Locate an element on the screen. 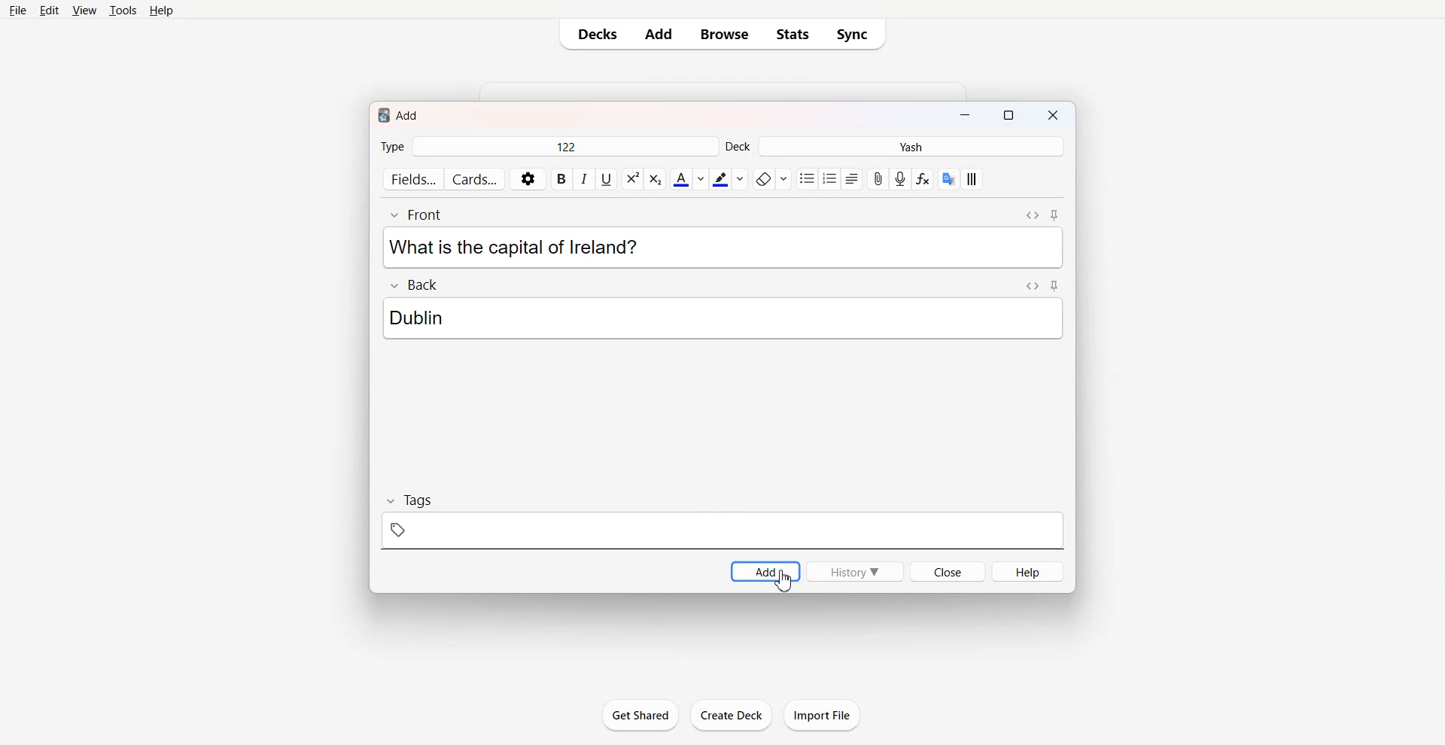  Italic is located at coordinates (583, 178).